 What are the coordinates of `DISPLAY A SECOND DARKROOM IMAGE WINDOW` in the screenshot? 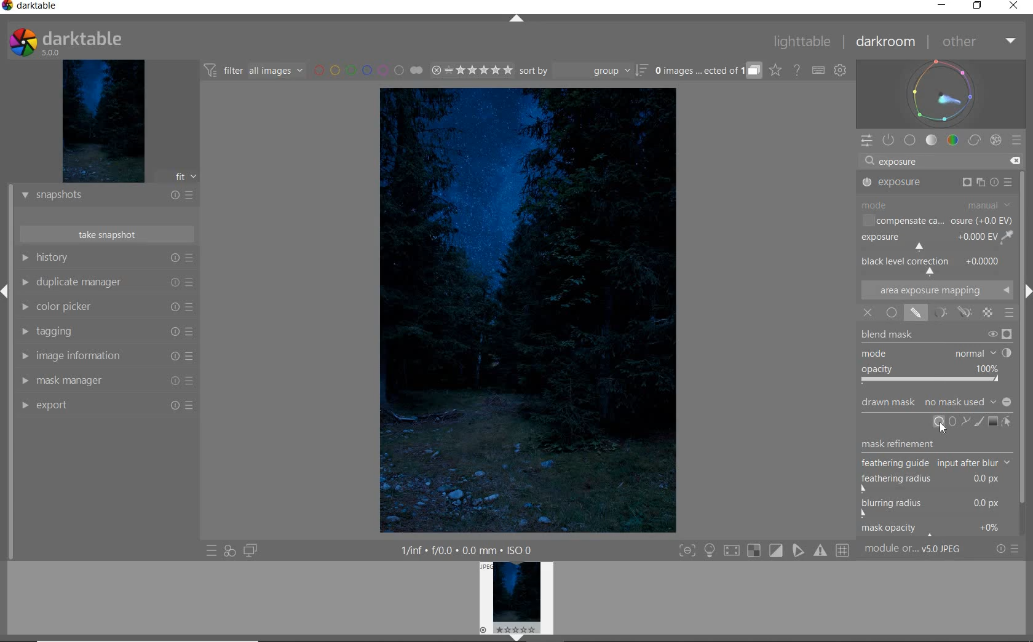 It's located at (253, 550).